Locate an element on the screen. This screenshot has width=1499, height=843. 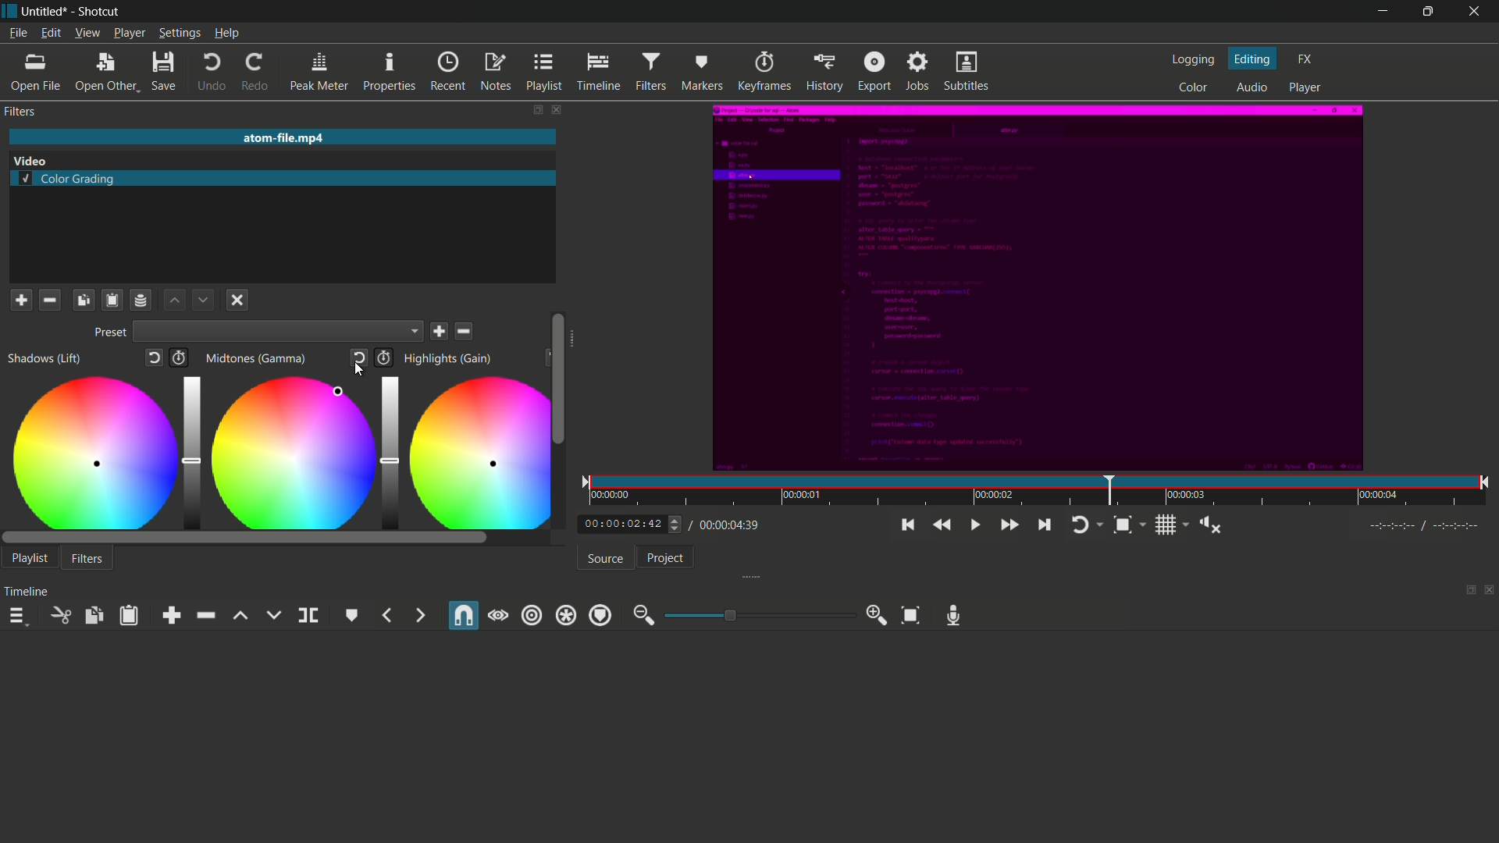
toggle grid is located at coordinates (1173, 525).